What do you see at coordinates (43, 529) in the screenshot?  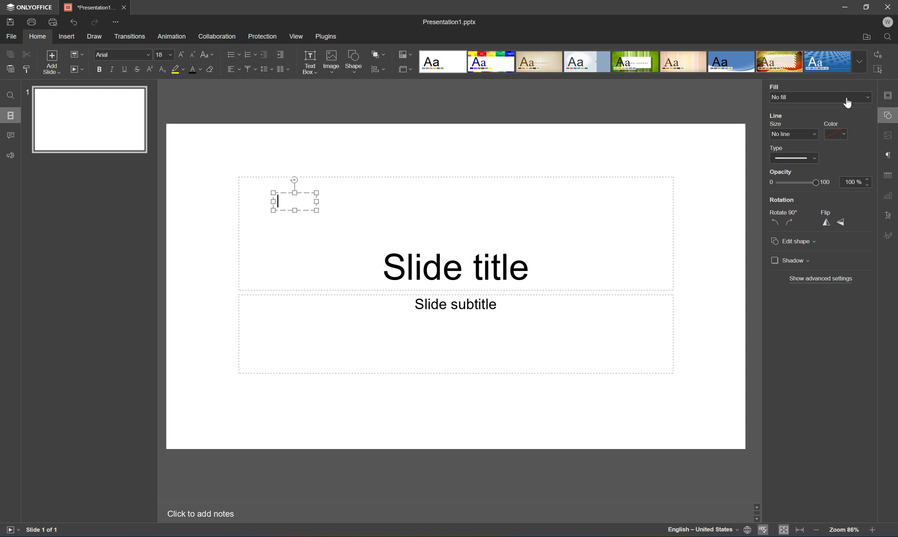 I see `Slide 1 of 1` at bounding box center [43, 529].